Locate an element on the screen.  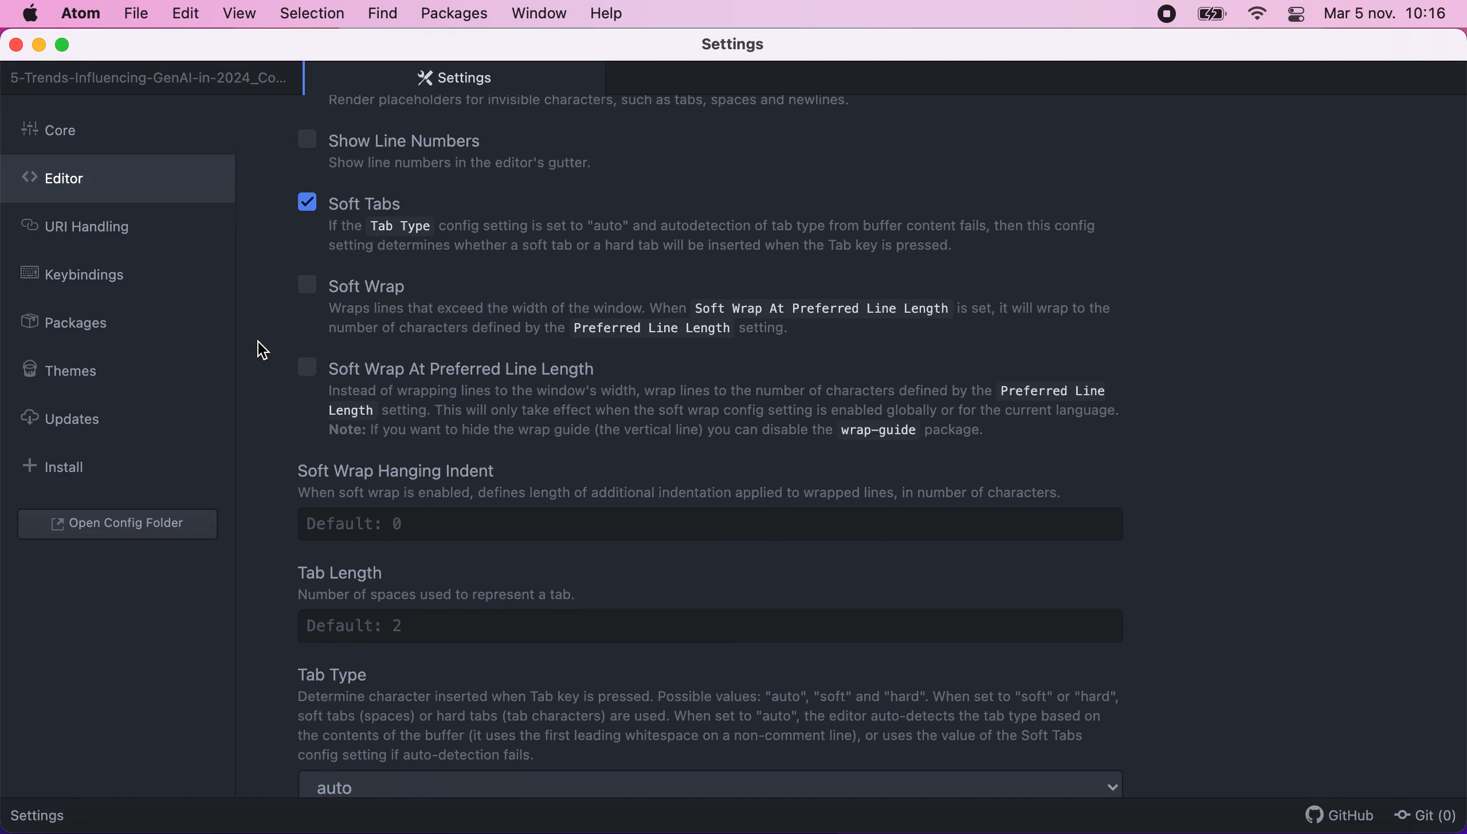
github is located at coordinates (1334, 815).